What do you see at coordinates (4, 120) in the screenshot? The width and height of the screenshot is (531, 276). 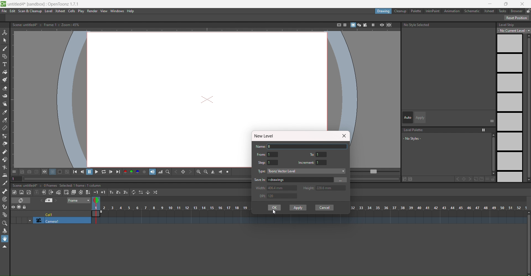 I see `rgb picker tool` at bounding box center [4, 120].